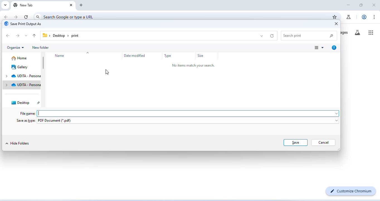  I want to click on next, so click(18, 36).